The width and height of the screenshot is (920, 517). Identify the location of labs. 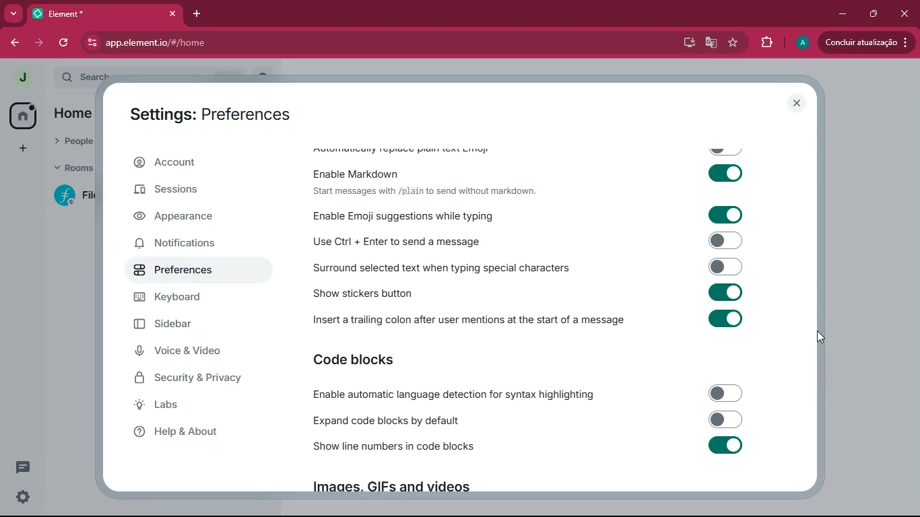
(187, 407).